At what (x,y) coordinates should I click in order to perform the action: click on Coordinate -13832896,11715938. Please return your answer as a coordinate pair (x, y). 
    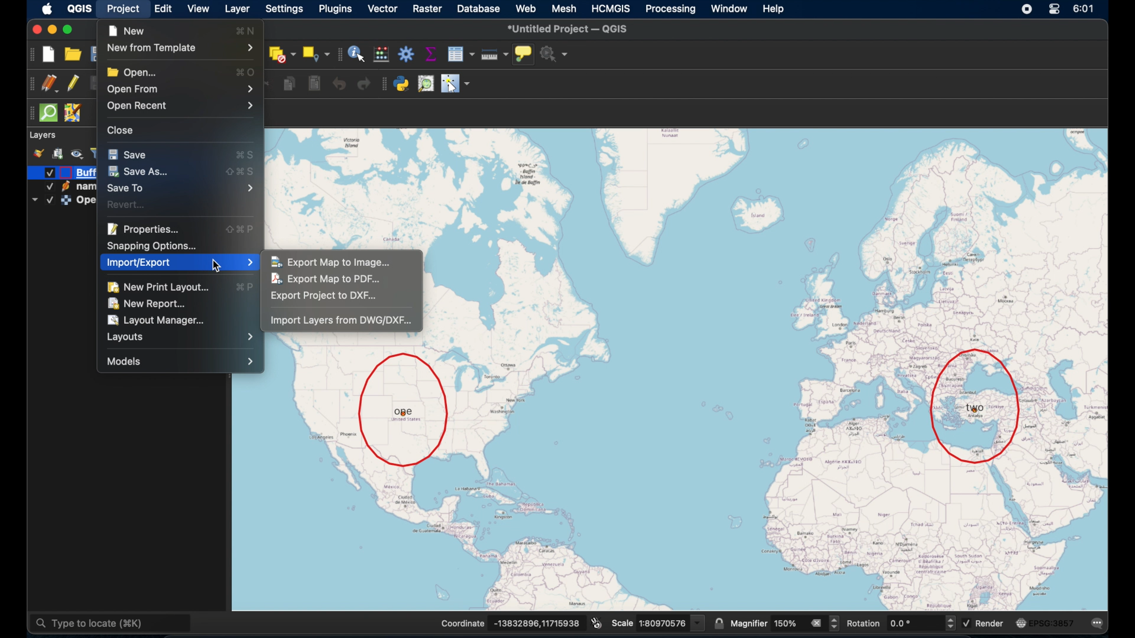
    Looking at the image, I should click on (510, 623).